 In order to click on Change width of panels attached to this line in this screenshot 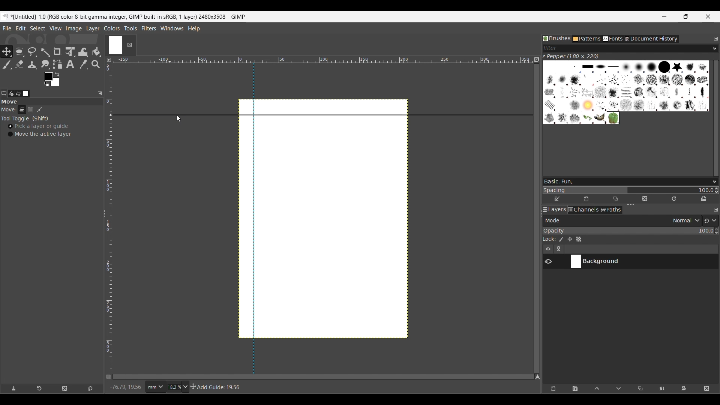, I will do `click(529, 214)`.